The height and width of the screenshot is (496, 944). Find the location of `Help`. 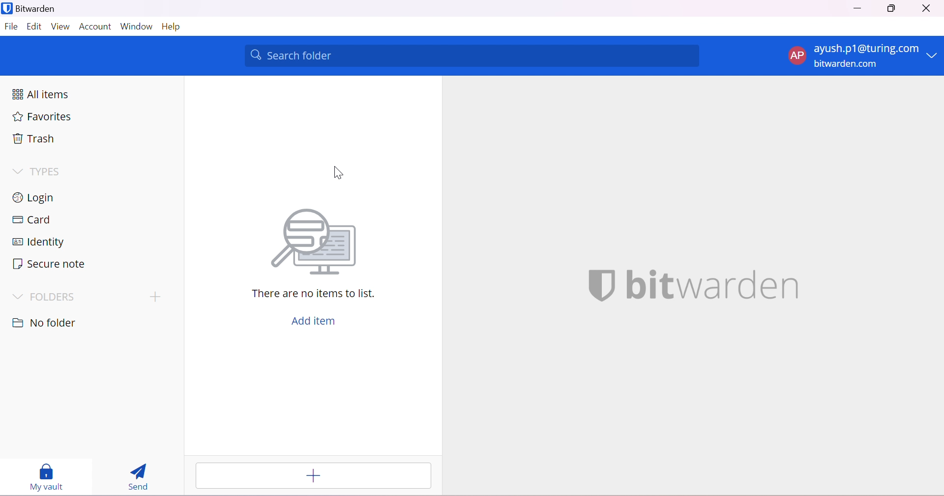

Help is located at coordinates (175, 28).